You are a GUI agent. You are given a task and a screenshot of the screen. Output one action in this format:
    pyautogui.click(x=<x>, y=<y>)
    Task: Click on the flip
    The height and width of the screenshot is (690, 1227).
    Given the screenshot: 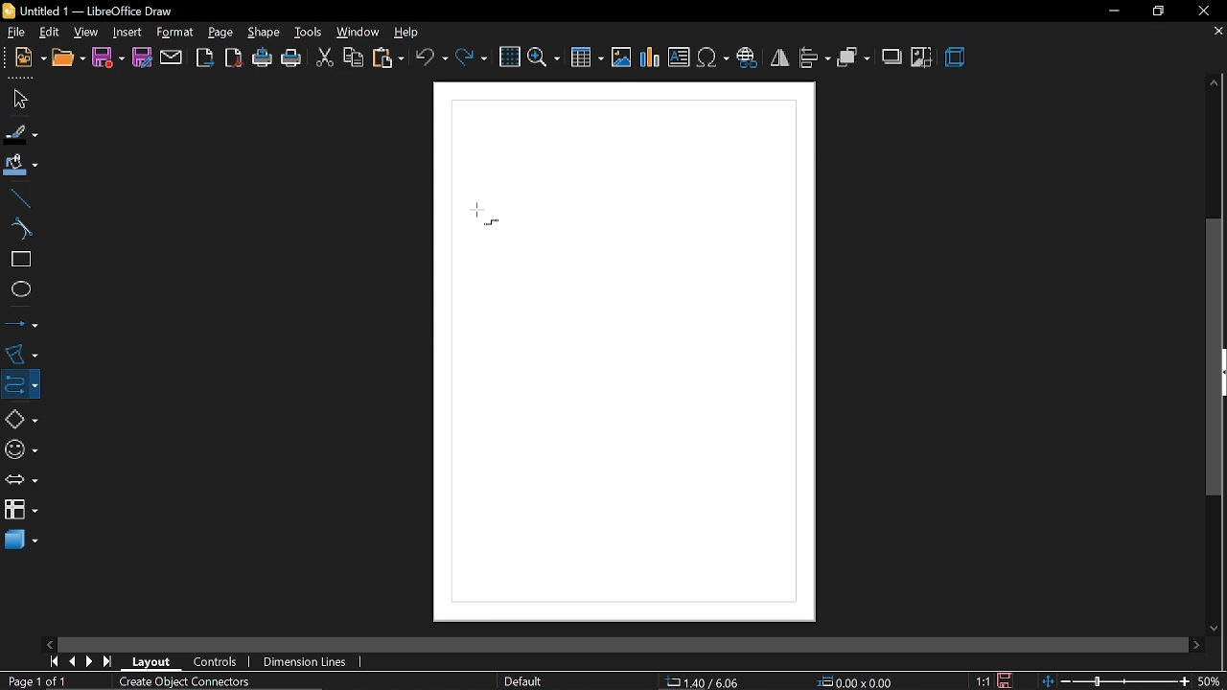 What is the action you would take?
    pyautogui.click(x=778, y=58)
    